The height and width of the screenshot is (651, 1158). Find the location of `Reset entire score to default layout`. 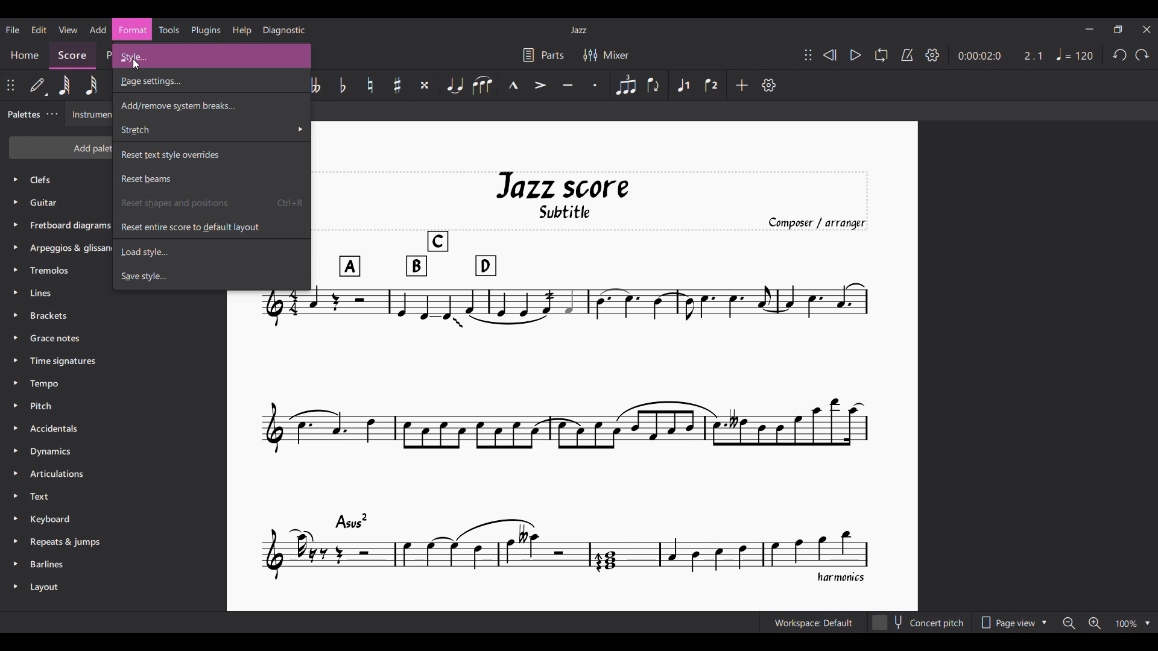

Reset entire score to default layout is located at coordinates (189, 226).